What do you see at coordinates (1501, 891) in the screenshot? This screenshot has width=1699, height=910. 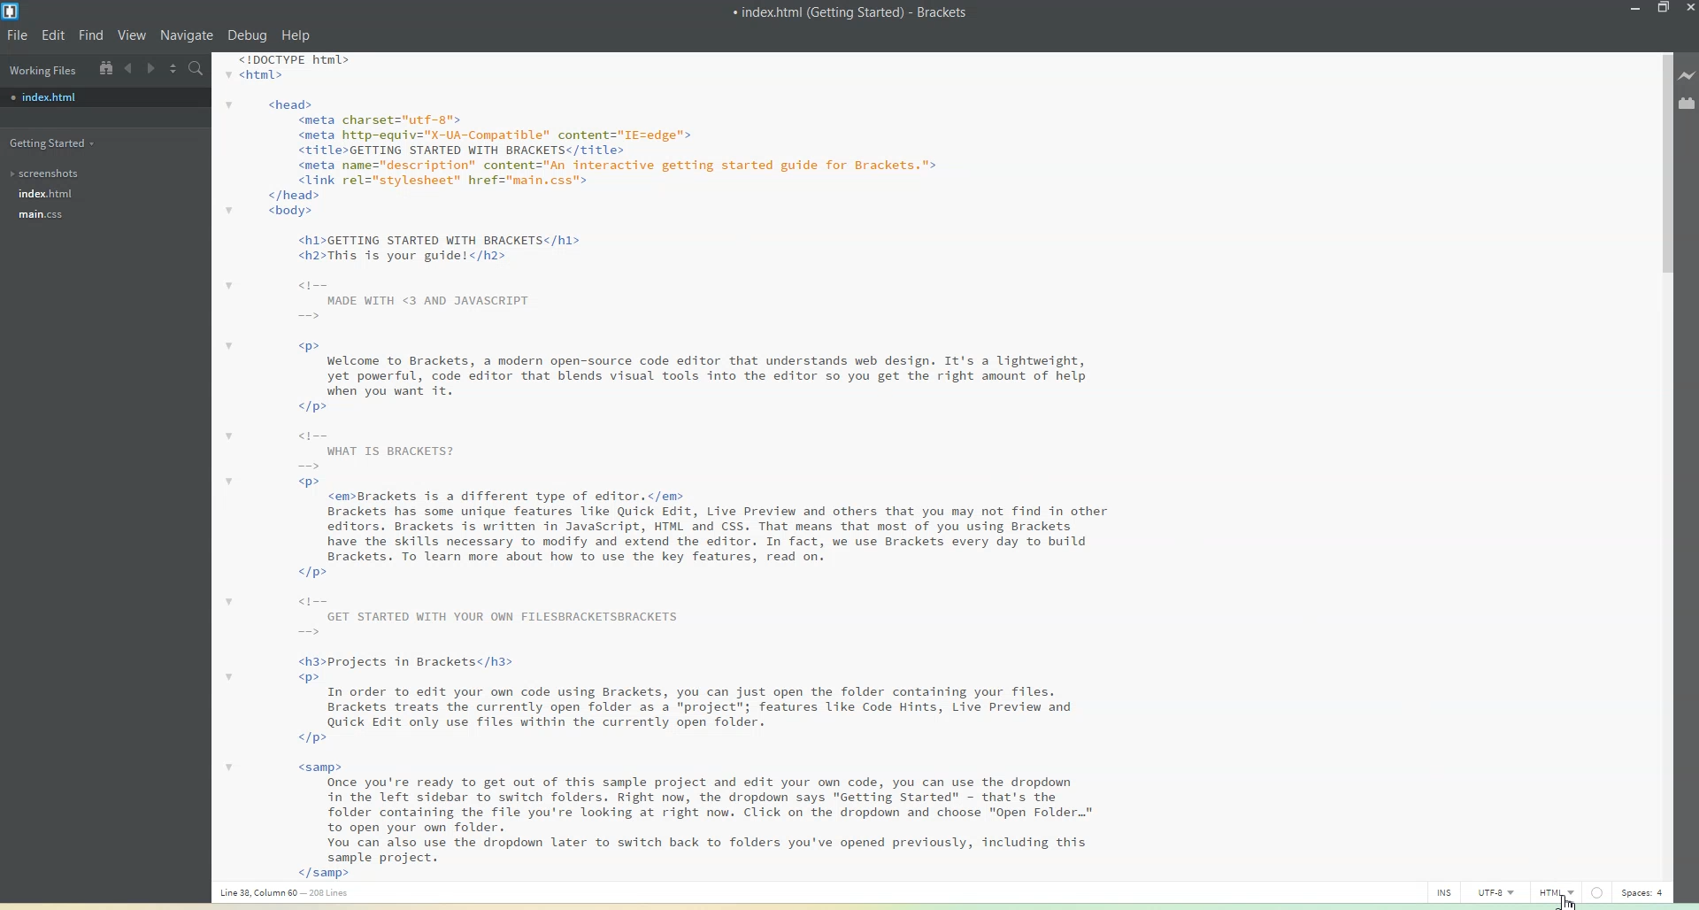 I see `UTF-8` at bounding box center [1501, 891].